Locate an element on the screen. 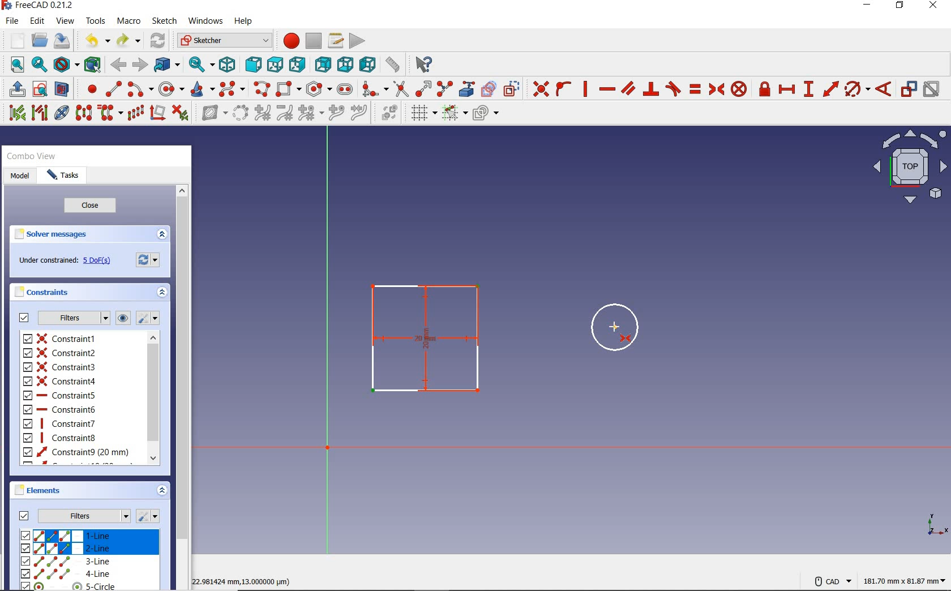  5 DoF(s) is located at coordinates (98, 262).